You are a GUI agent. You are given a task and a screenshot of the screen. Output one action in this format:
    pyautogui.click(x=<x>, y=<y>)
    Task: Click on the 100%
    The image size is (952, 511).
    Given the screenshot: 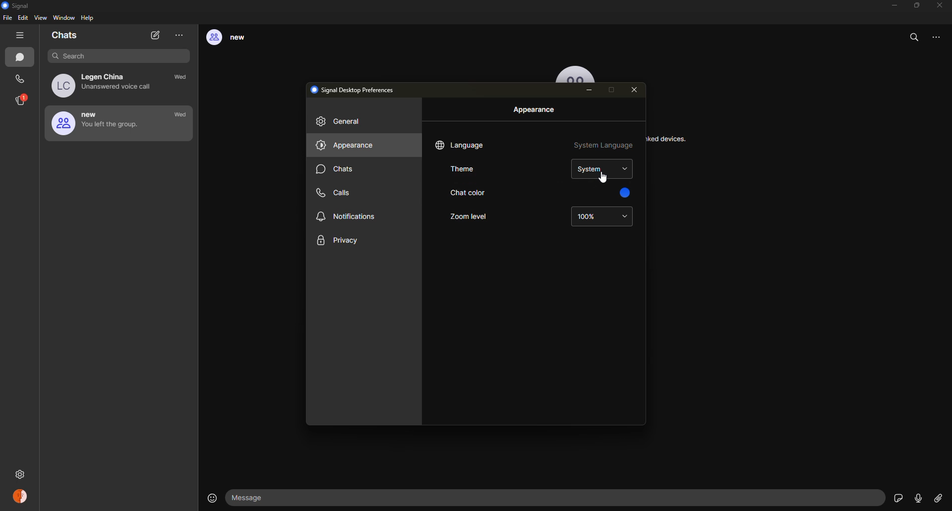 What is the action you would take?
    pyautogui.click(x=601, y=218)
    